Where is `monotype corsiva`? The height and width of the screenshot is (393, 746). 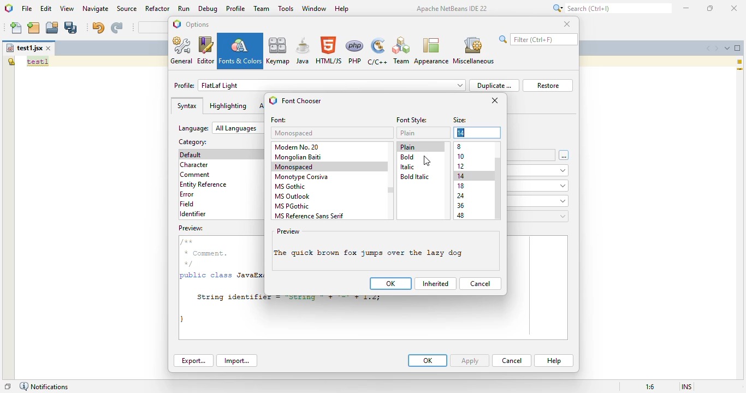
monotype corsiva is located at coordinates (301, 177).